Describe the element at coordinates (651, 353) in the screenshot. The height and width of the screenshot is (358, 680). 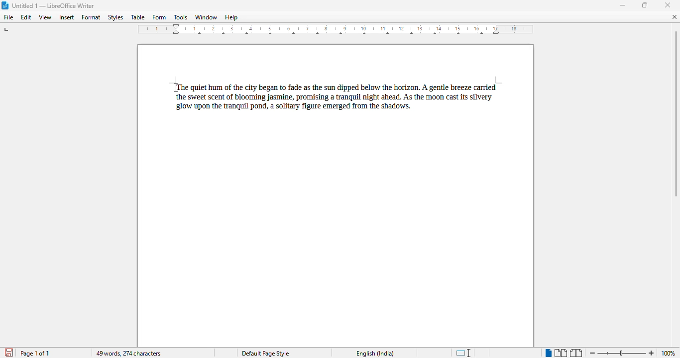
I see `zoom in` at that location.